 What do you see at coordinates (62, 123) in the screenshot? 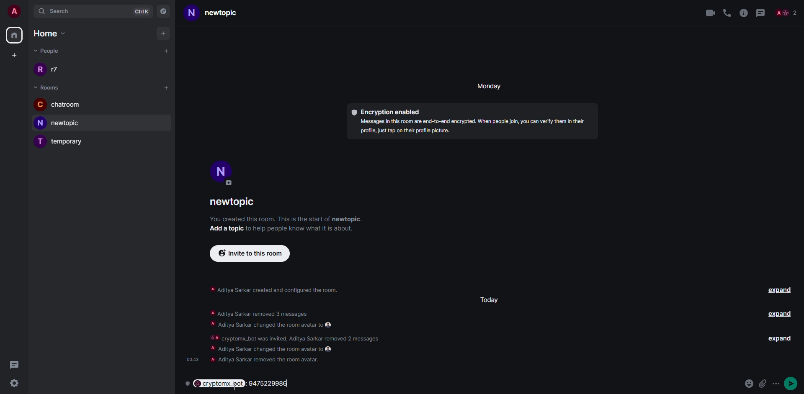
I see `newtopic` at bounding box center [62, 123].